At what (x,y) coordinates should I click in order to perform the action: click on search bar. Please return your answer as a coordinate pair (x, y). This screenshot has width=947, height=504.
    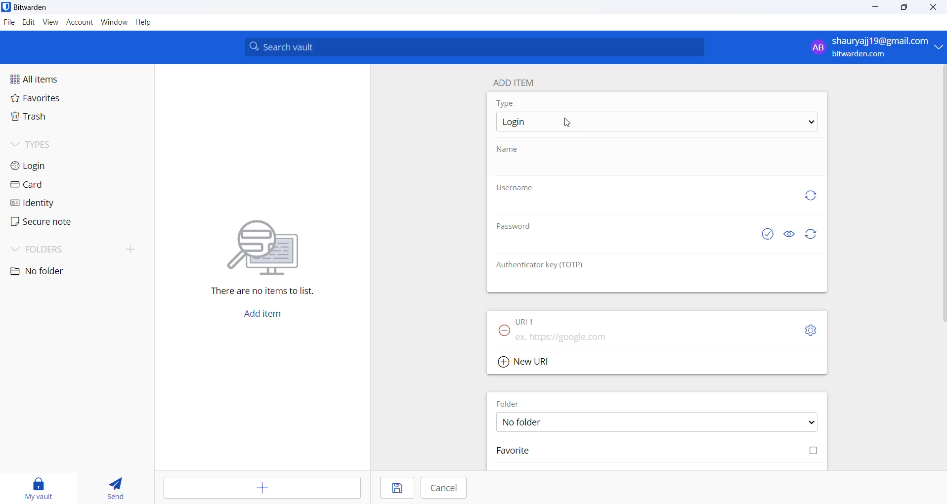
    Looking at the image, I should click on (474, 47).